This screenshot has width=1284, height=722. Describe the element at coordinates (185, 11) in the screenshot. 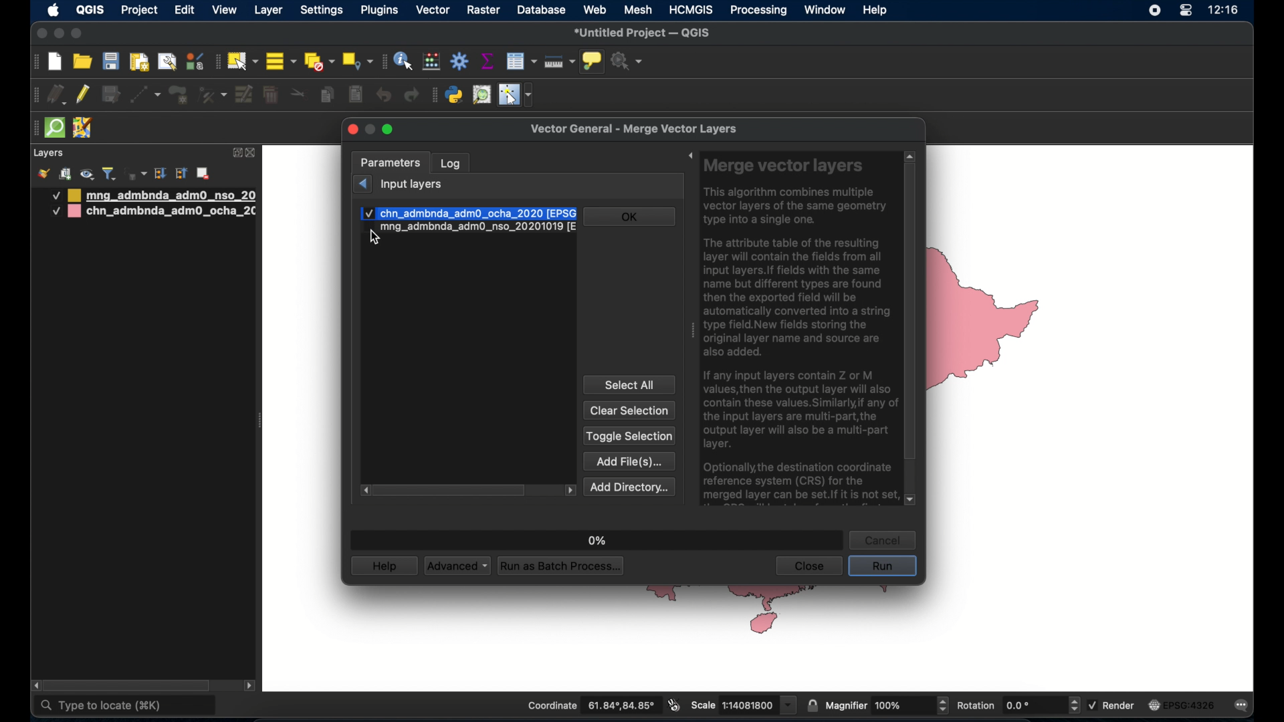

I see `edit` at that location.